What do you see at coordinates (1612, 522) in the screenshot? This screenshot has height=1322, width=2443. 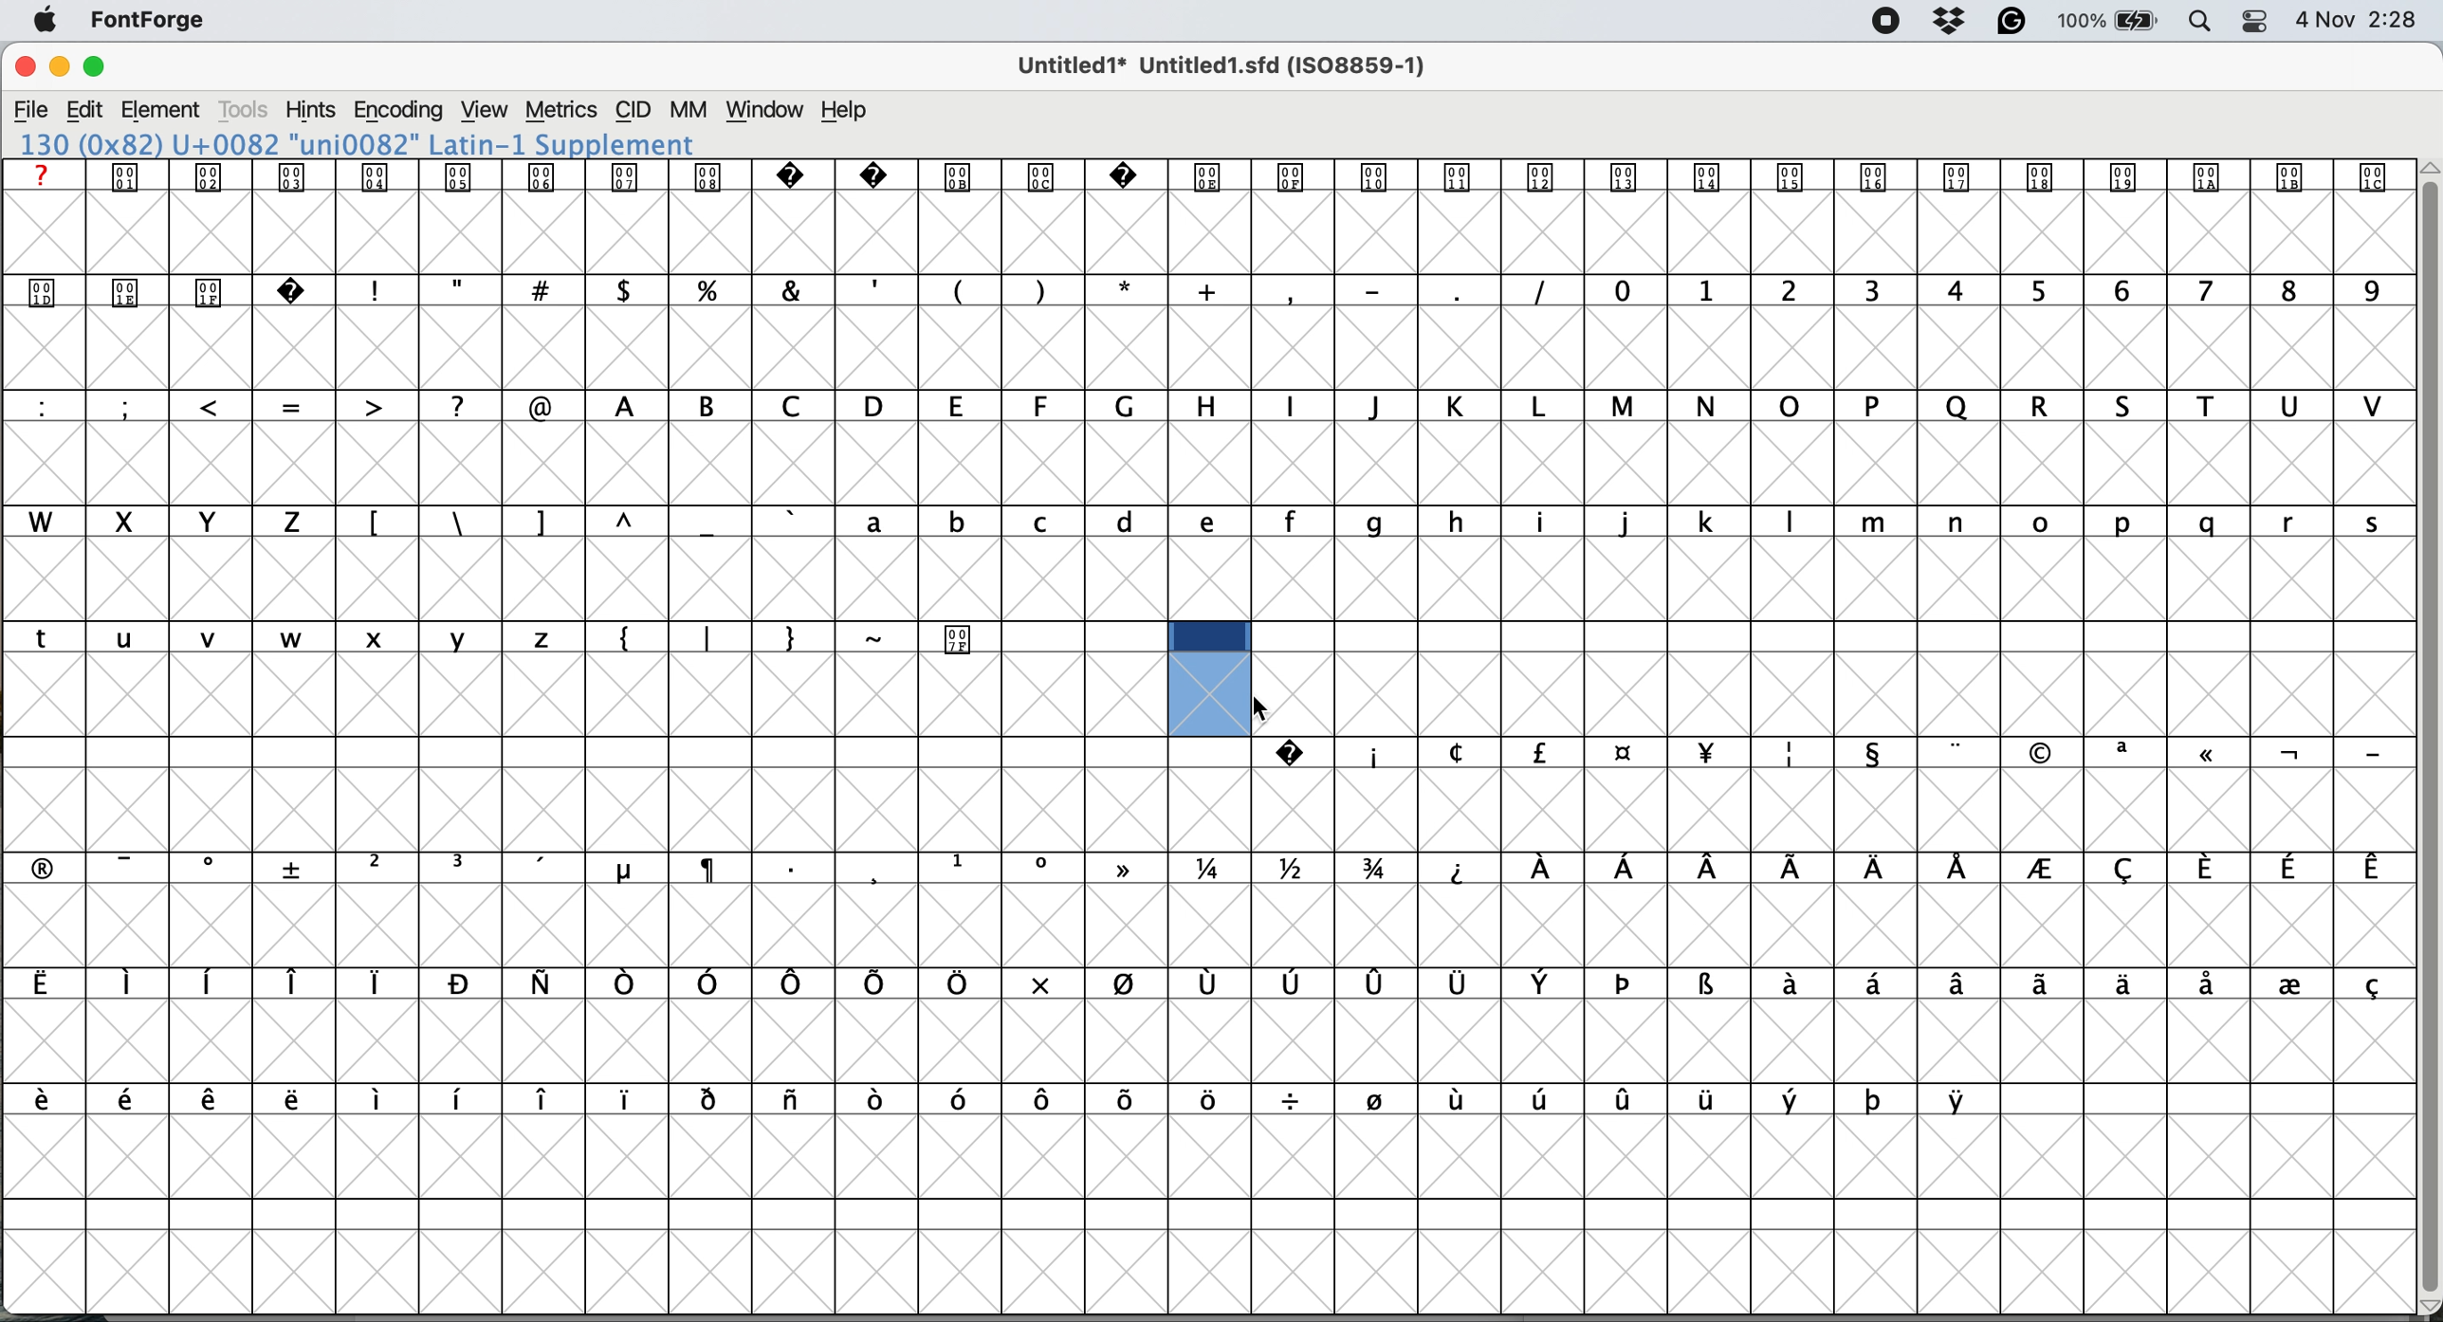 I see `lowercase letters` at bounding box center [1612, 522].